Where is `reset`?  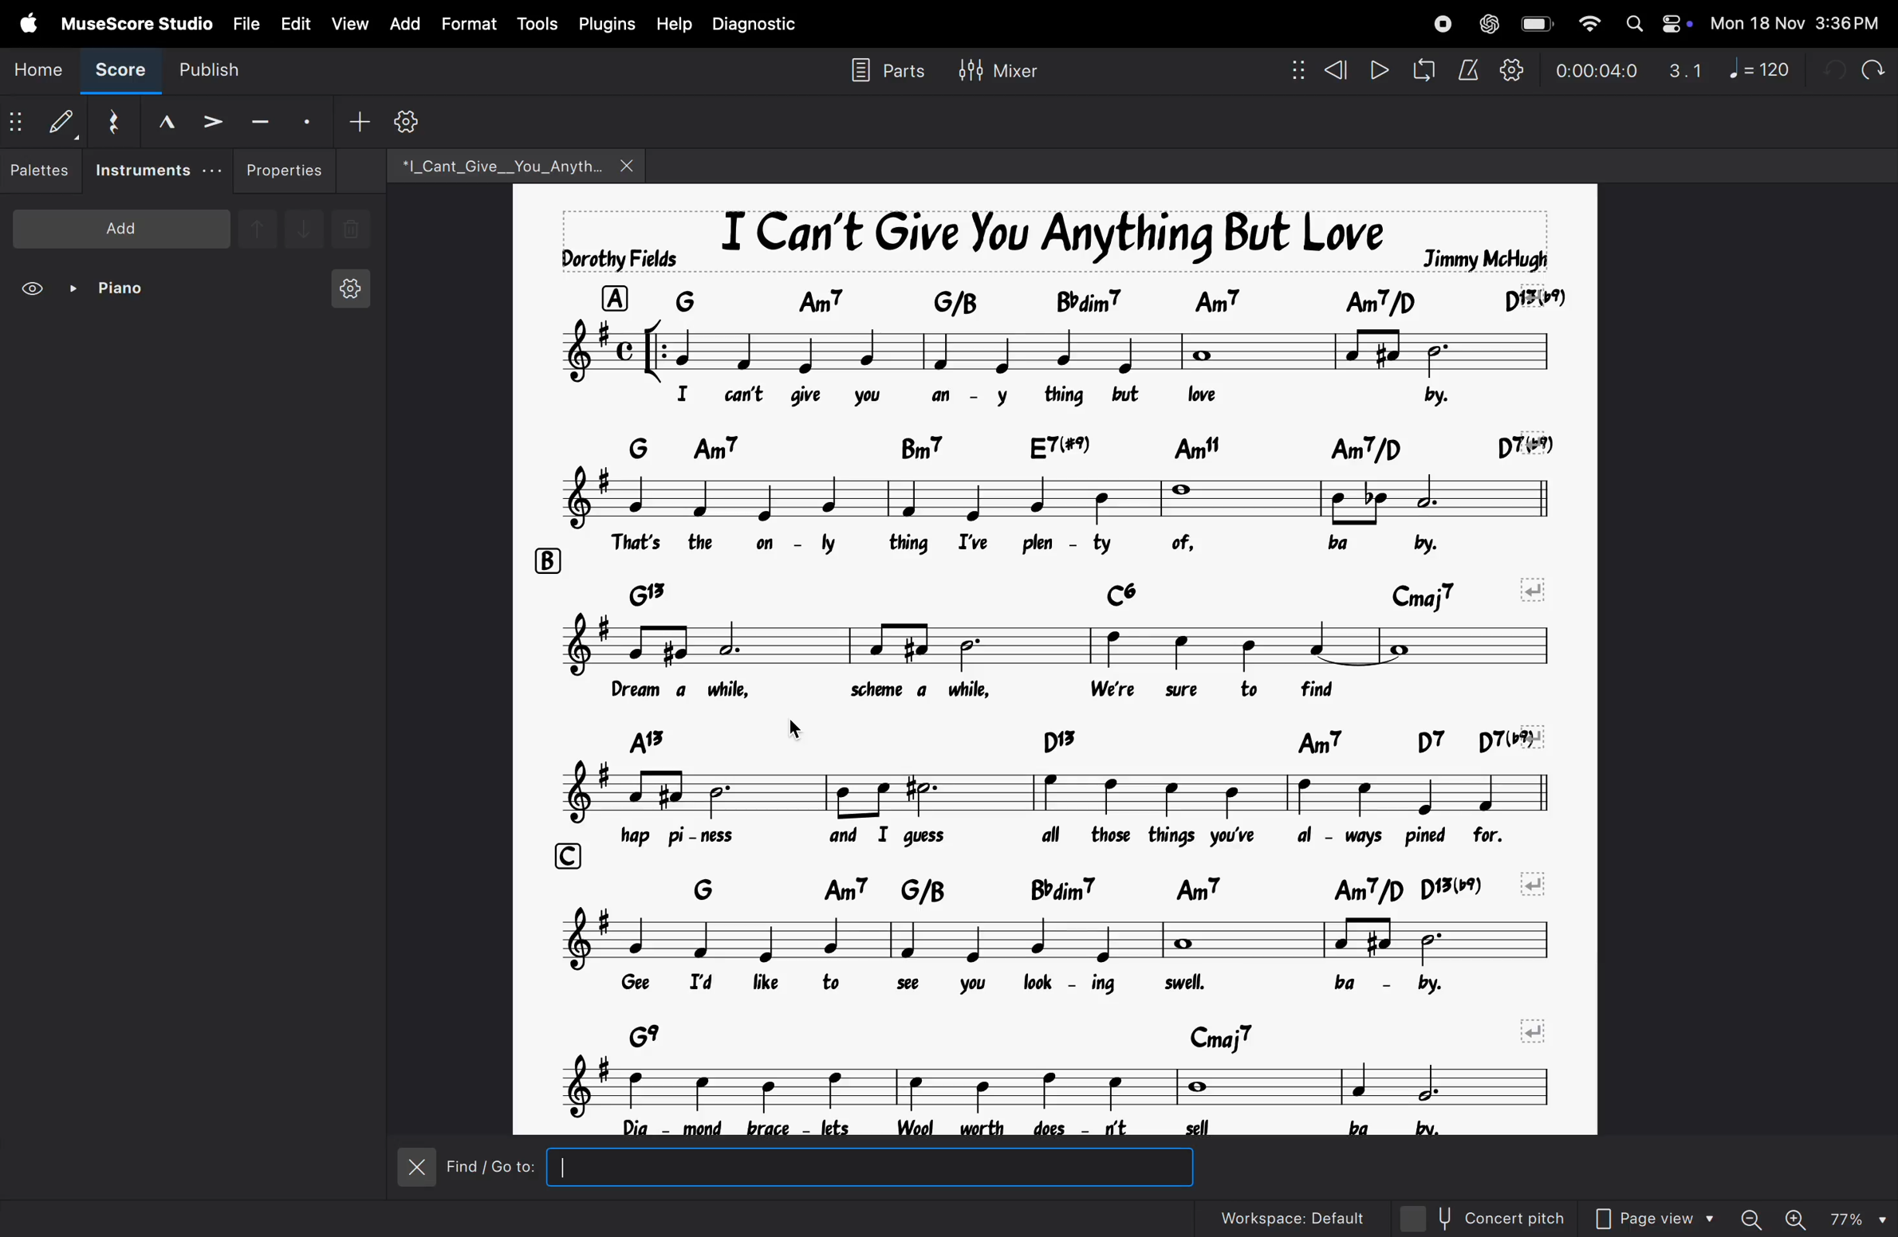
reset is located at coordinates (116, 122).